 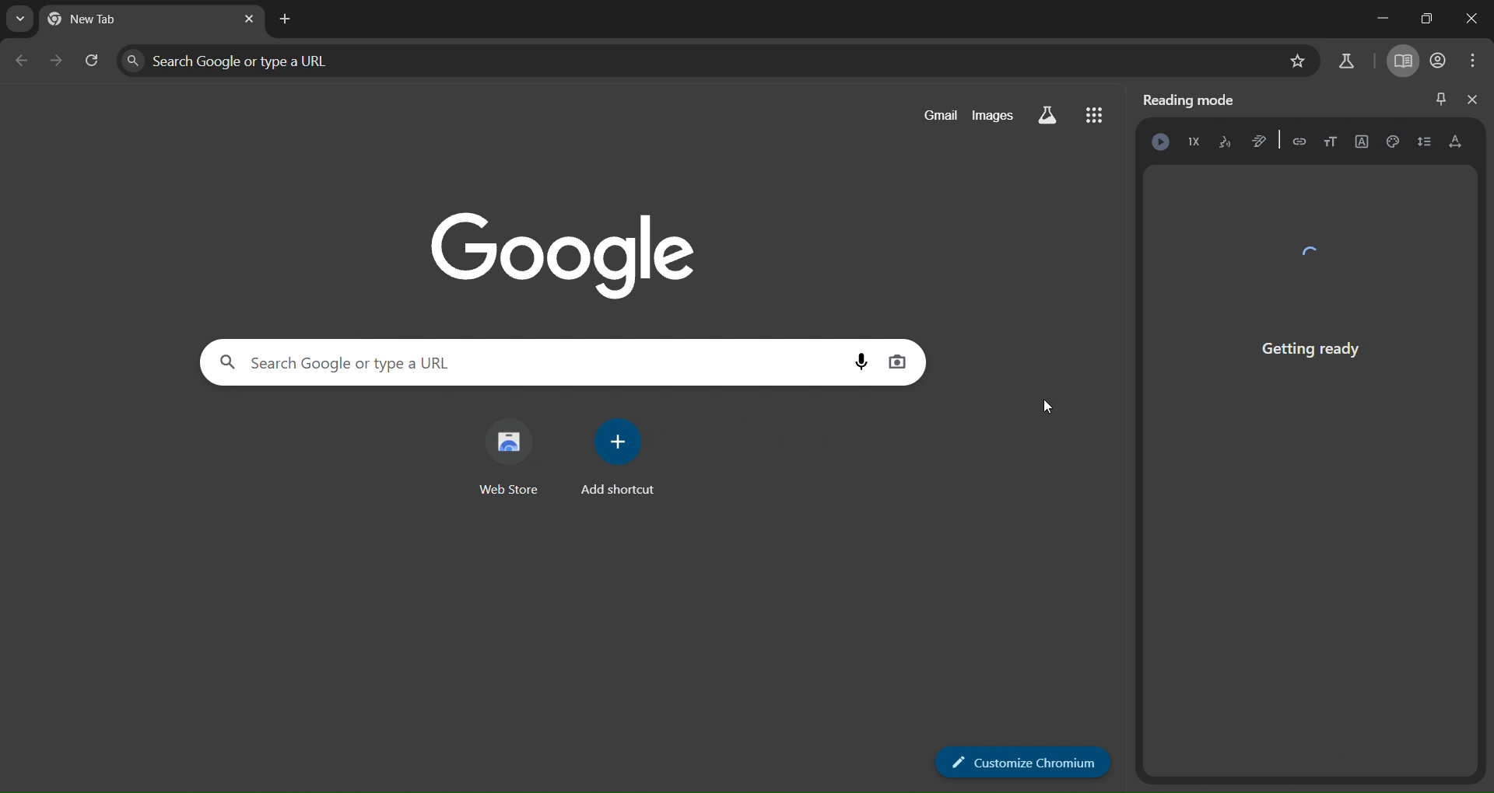 I want to click on font, so click(x=1359, y=142).